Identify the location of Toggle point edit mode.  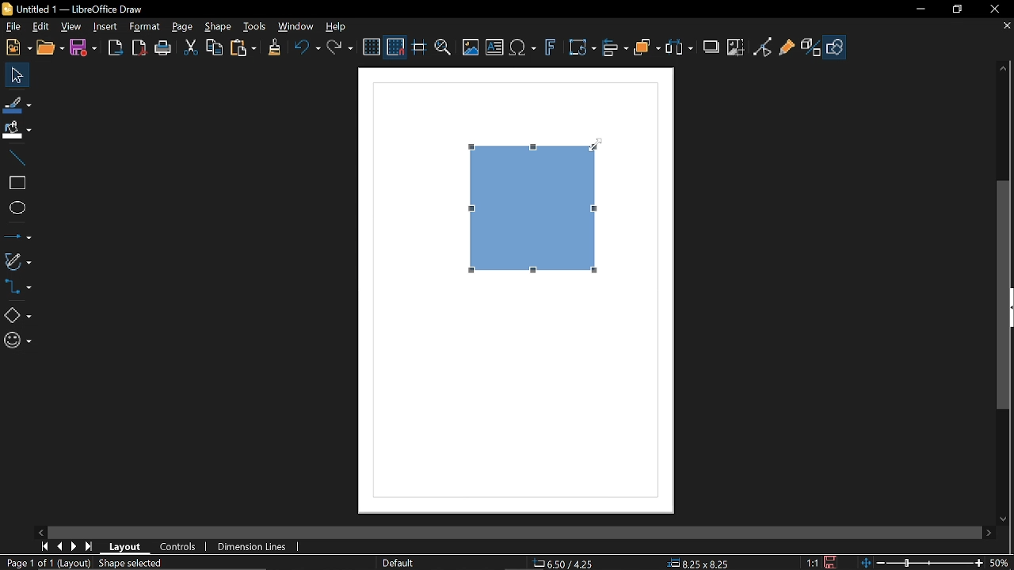
(762, 48).